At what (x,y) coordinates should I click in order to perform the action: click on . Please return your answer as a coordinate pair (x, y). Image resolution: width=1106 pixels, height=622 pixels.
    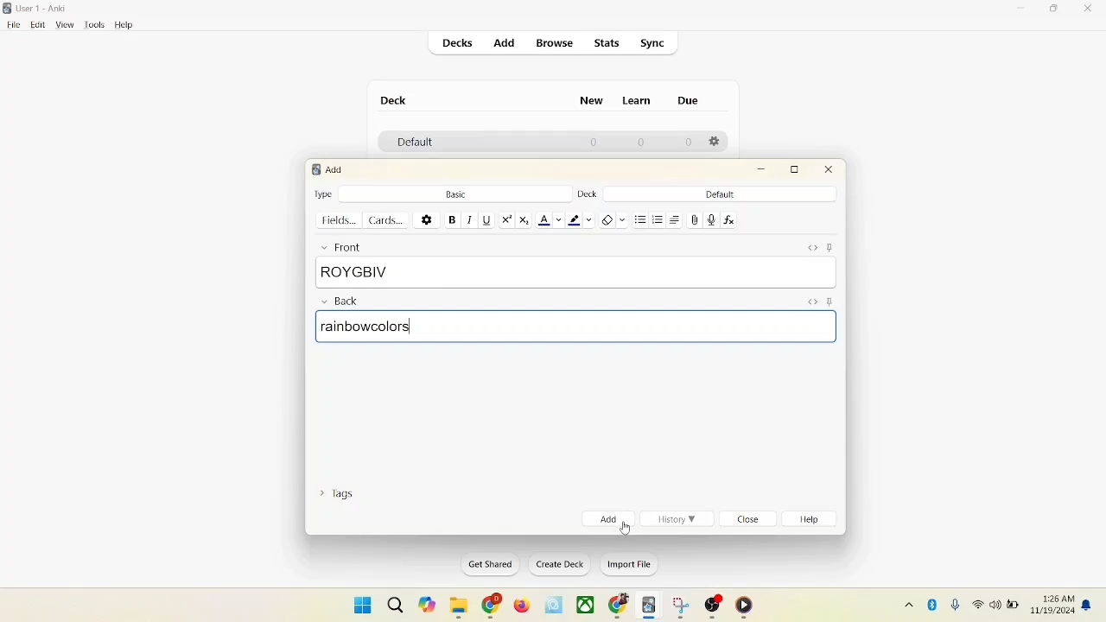
    Looking at the image, I should click on (595, 143).